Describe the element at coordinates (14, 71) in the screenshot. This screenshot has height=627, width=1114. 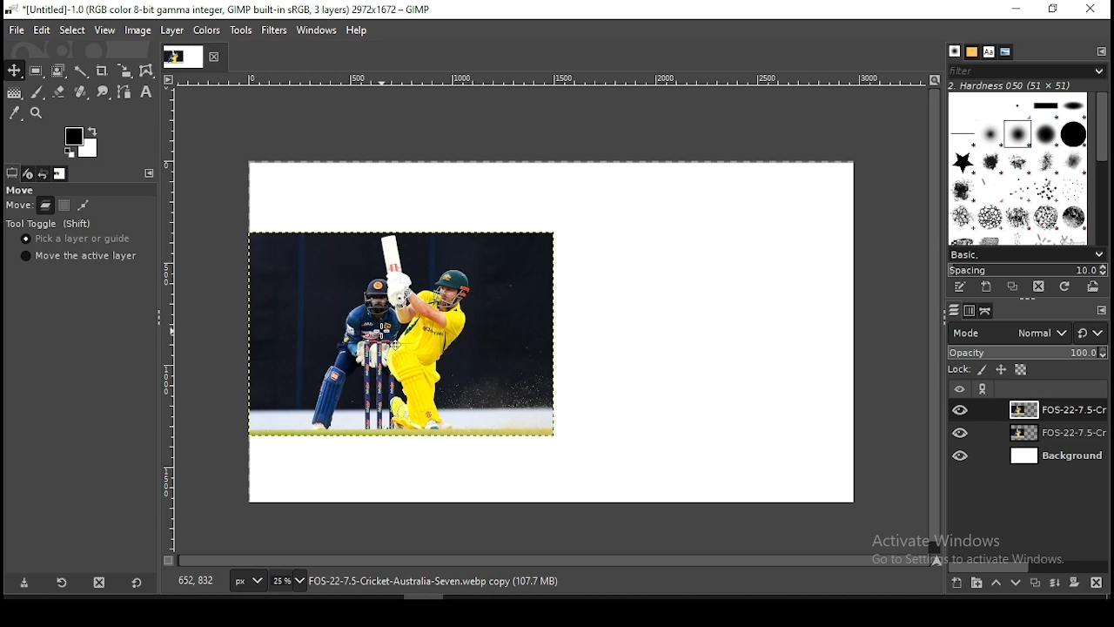
I see `move tool` at that location.